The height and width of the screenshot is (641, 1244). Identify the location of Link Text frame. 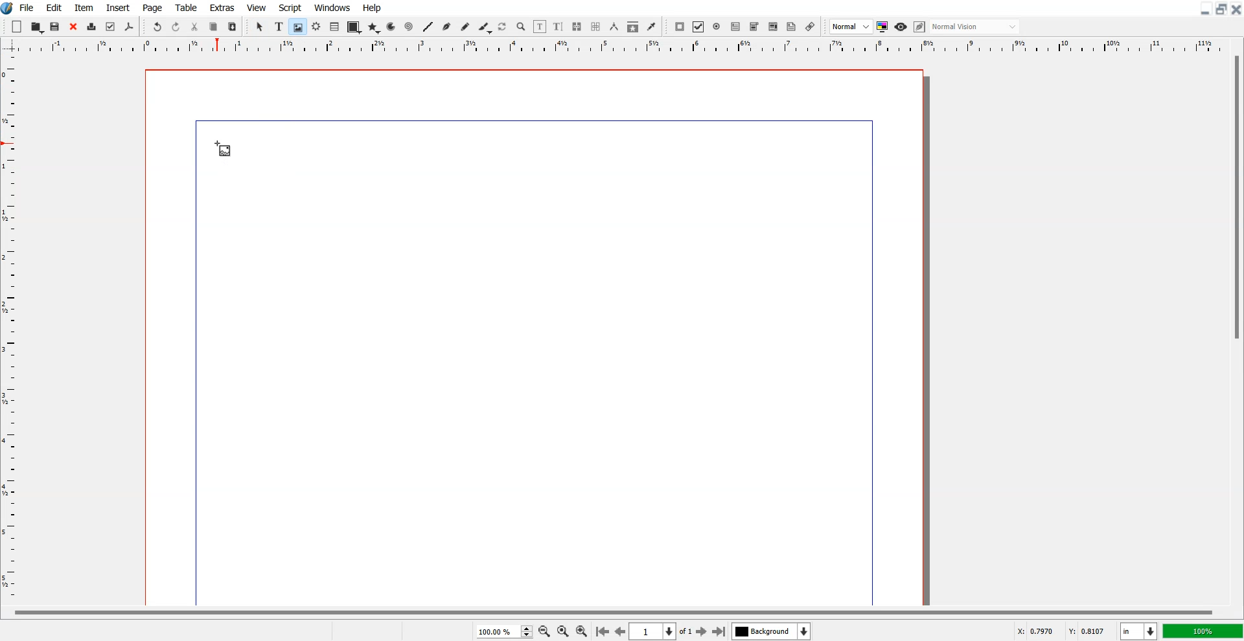
(577, 27).